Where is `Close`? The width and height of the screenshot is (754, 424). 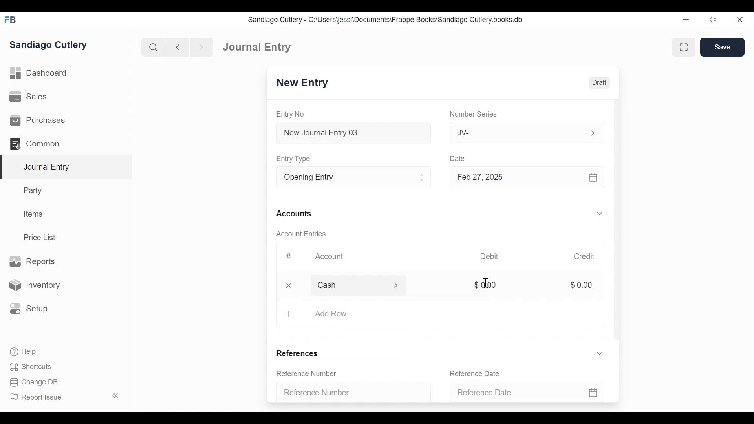
Close is located at coordinates (739, 20).